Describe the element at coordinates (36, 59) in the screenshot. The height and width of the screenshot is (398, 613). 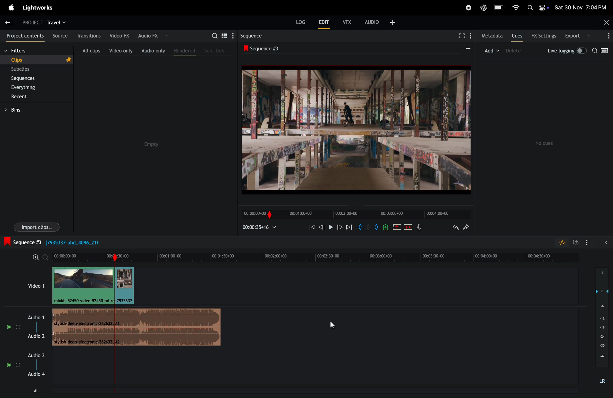
I see `clips` at that location.